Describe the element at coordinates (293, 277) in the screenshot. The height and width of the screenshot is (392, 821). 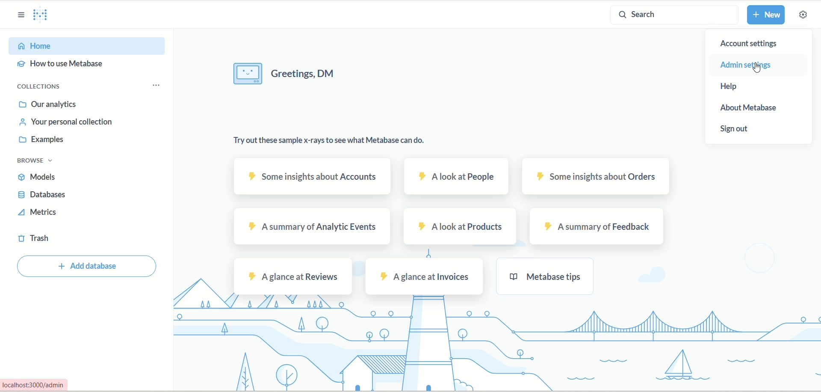
I see `A glance at reviews` at that location.